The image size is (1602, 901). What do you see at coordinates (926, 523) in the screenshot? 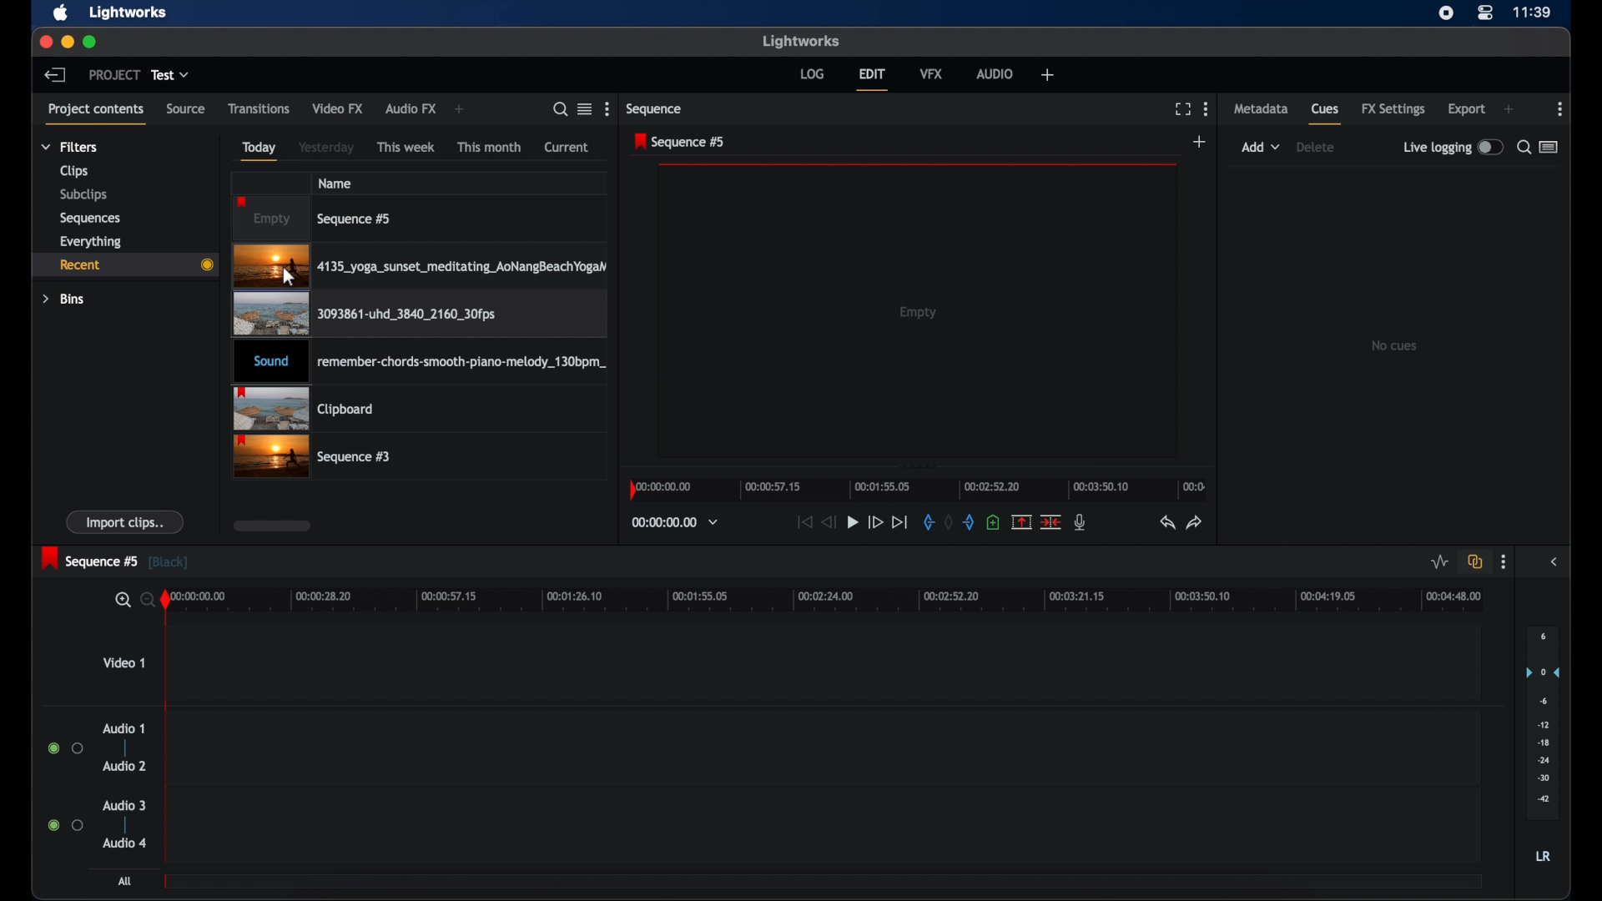
I see `in mark` at bounding box center [926, 523].